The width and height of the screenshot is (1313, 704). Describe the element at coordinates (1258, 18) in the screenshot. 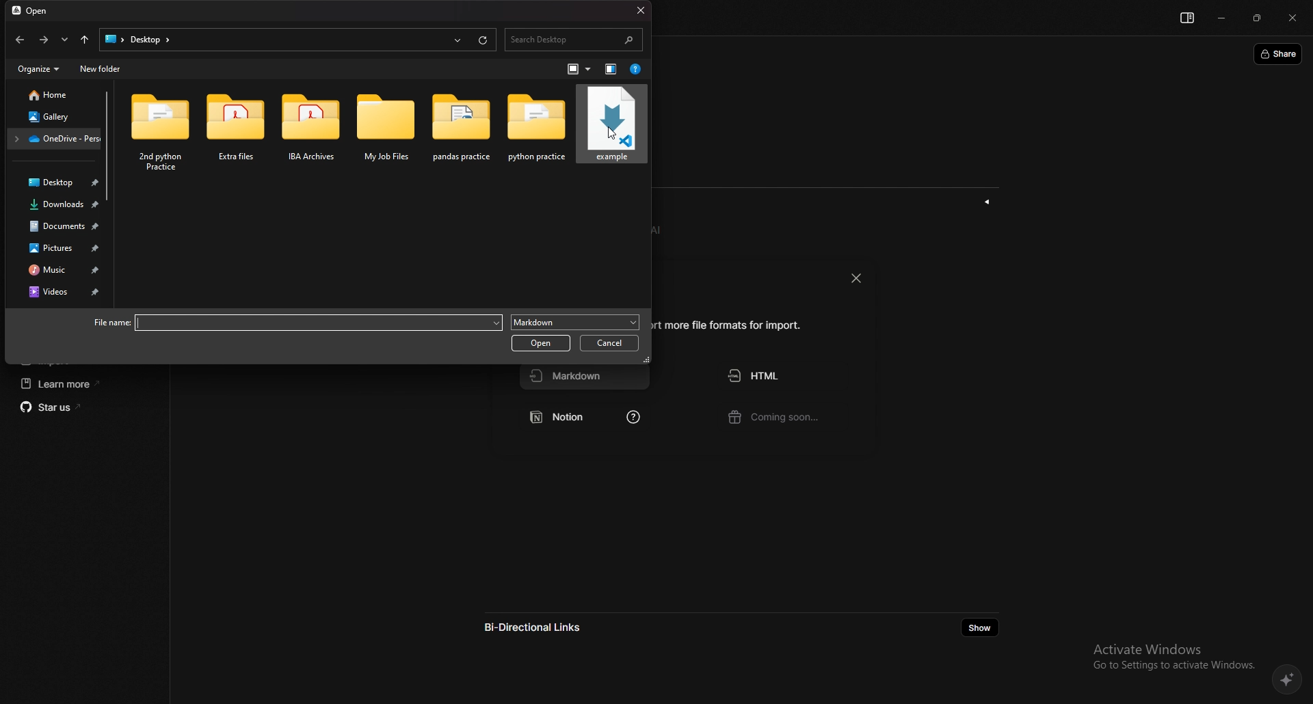

I see `resize` at that location.